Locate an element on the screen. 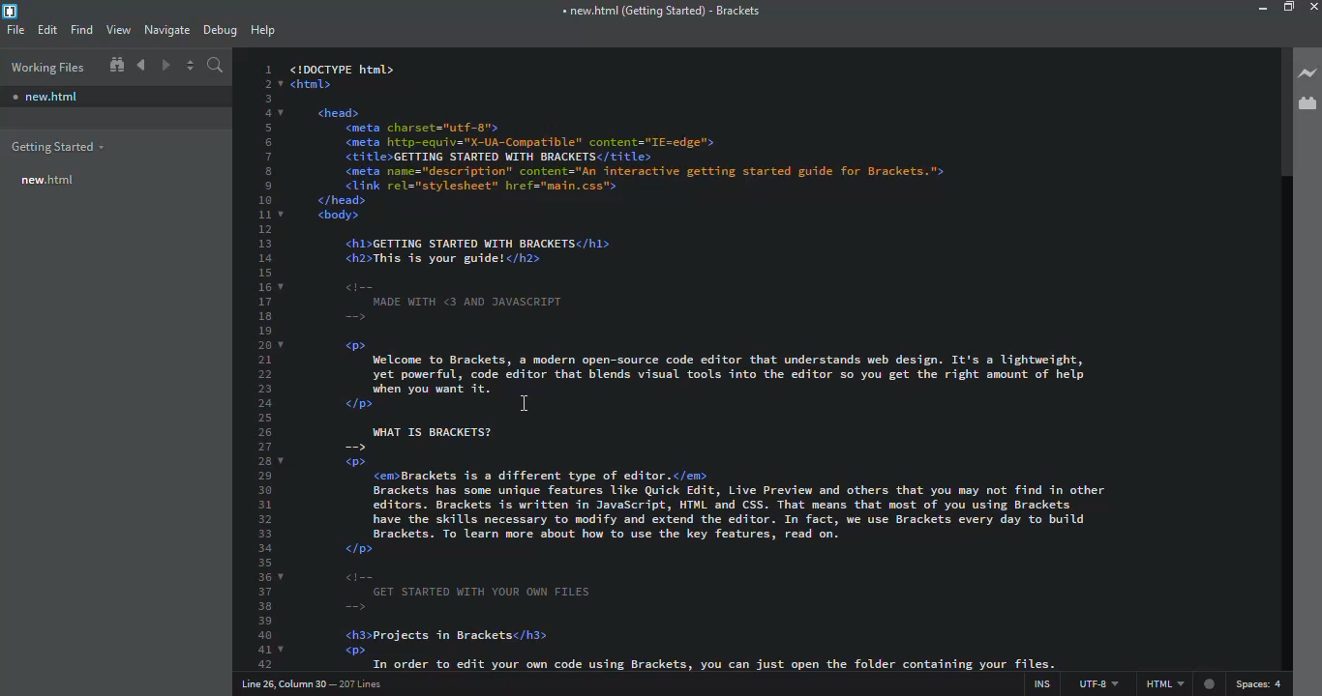  new is located at coordinates (48, 95).